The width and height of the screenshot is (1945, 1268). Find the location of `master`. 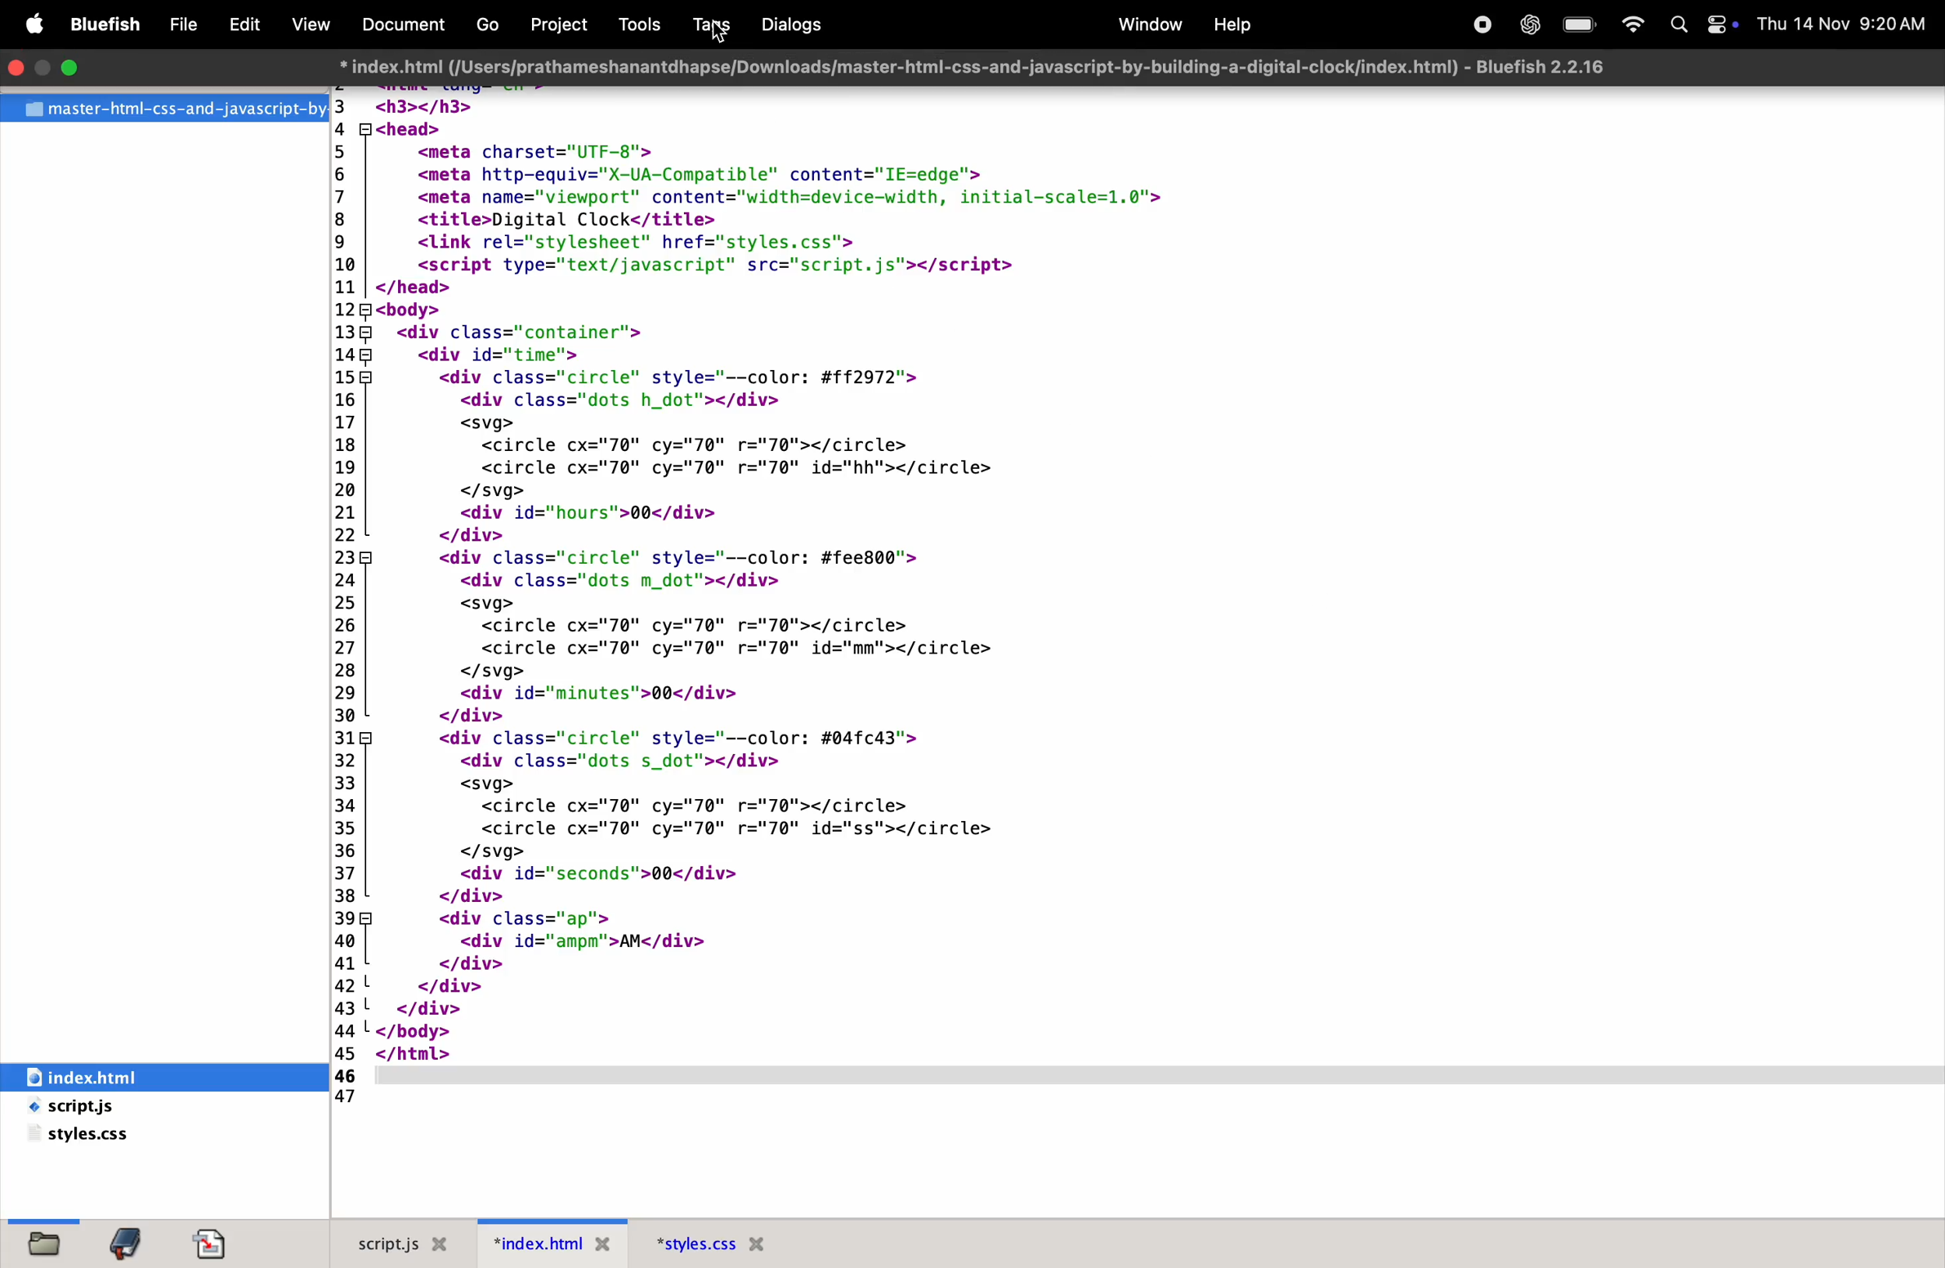

master is located at coordinates (163, 109).